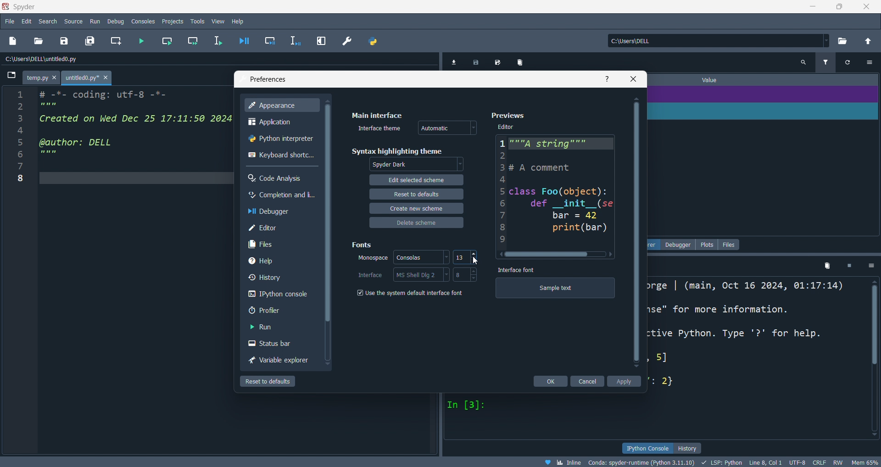 This screenshot has height=467, width=881. What do you see at coordinates (408, 158) in the screenshot?
I see `syntax highlight theme: Spyder Dark` at bounding box center [408, 158].